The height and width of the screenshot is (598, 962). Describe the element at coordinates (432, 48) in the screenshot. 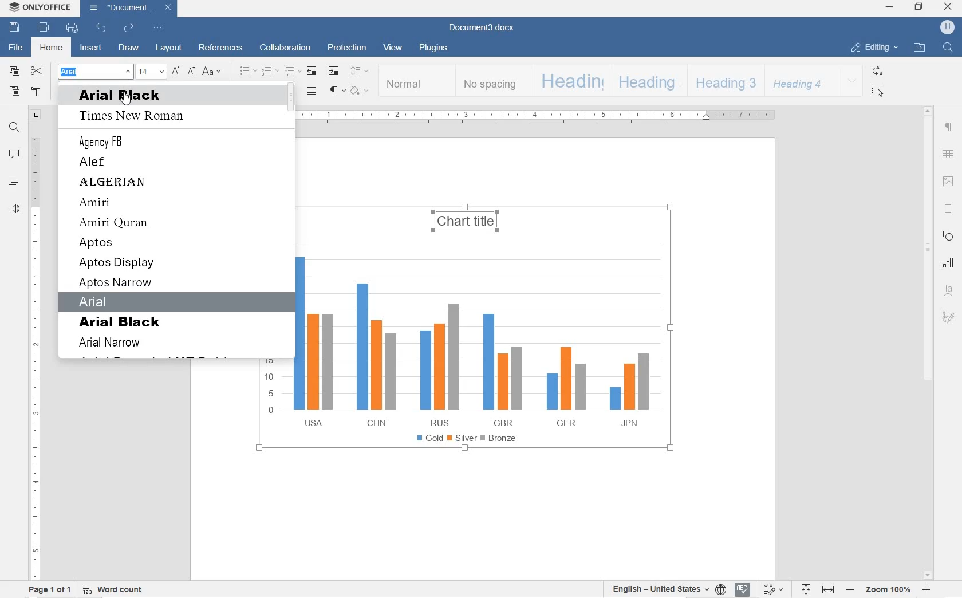

I see `PLUGINS` at that location.